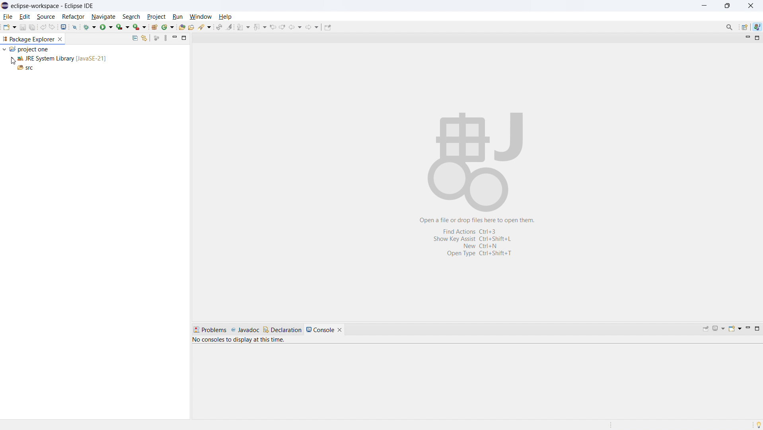 The width and height of the screenshot is (763, 430). I want to click on New java package, so click(154, 26).